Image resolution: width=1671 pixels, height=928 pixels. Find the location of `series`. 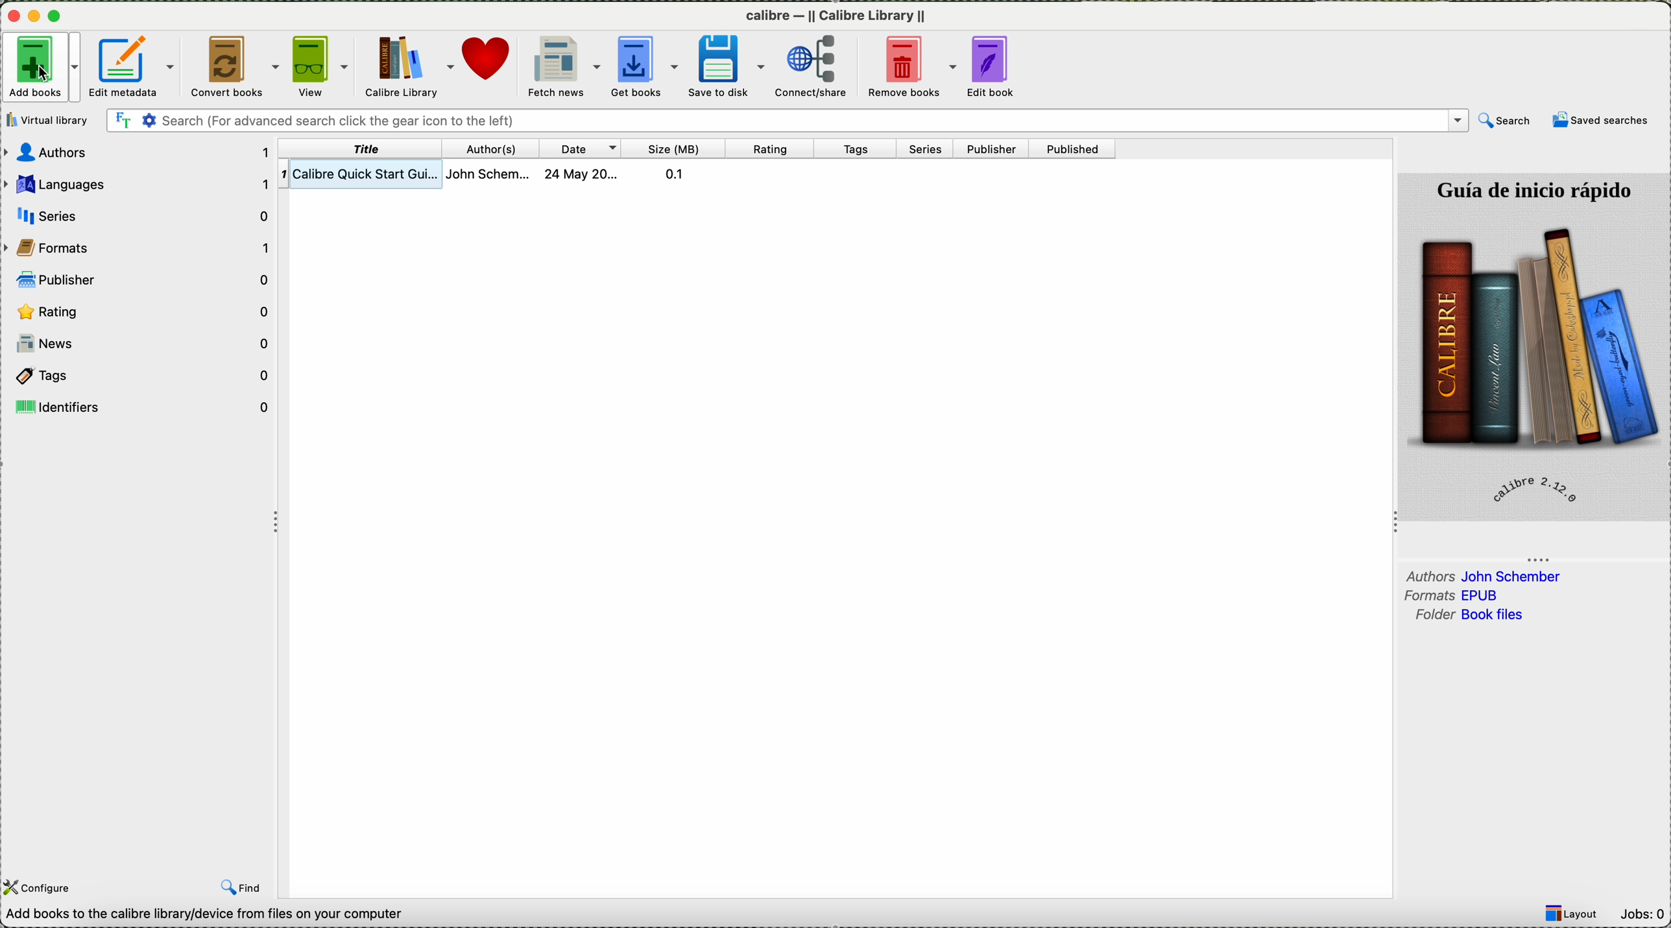

series is located at coordinates (140, 215).